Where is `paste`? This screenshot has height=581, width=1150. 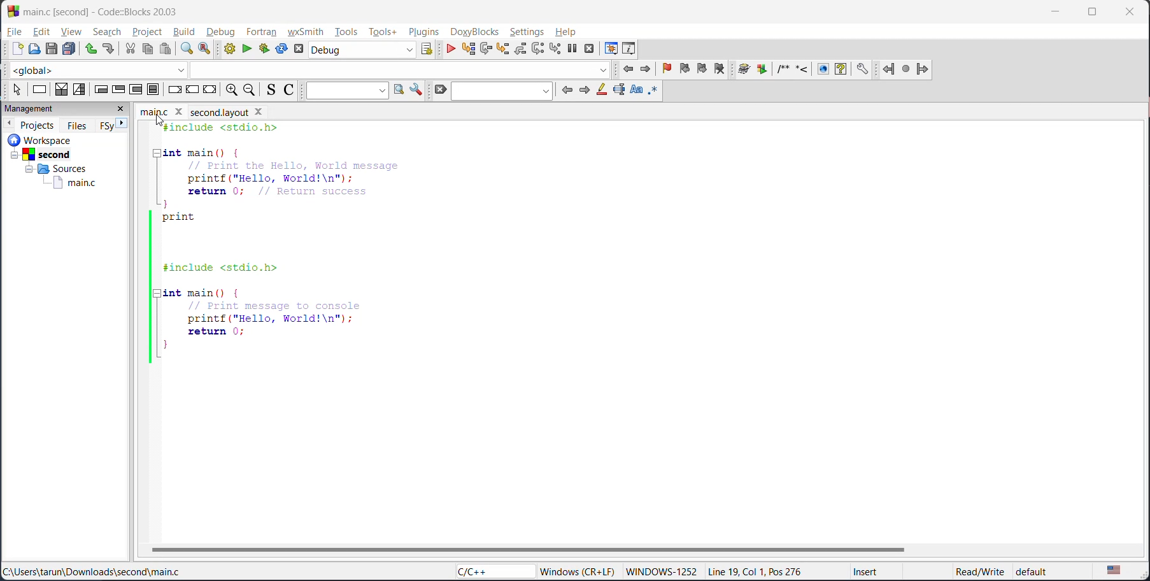 paste is located at coordinates (166, 50).